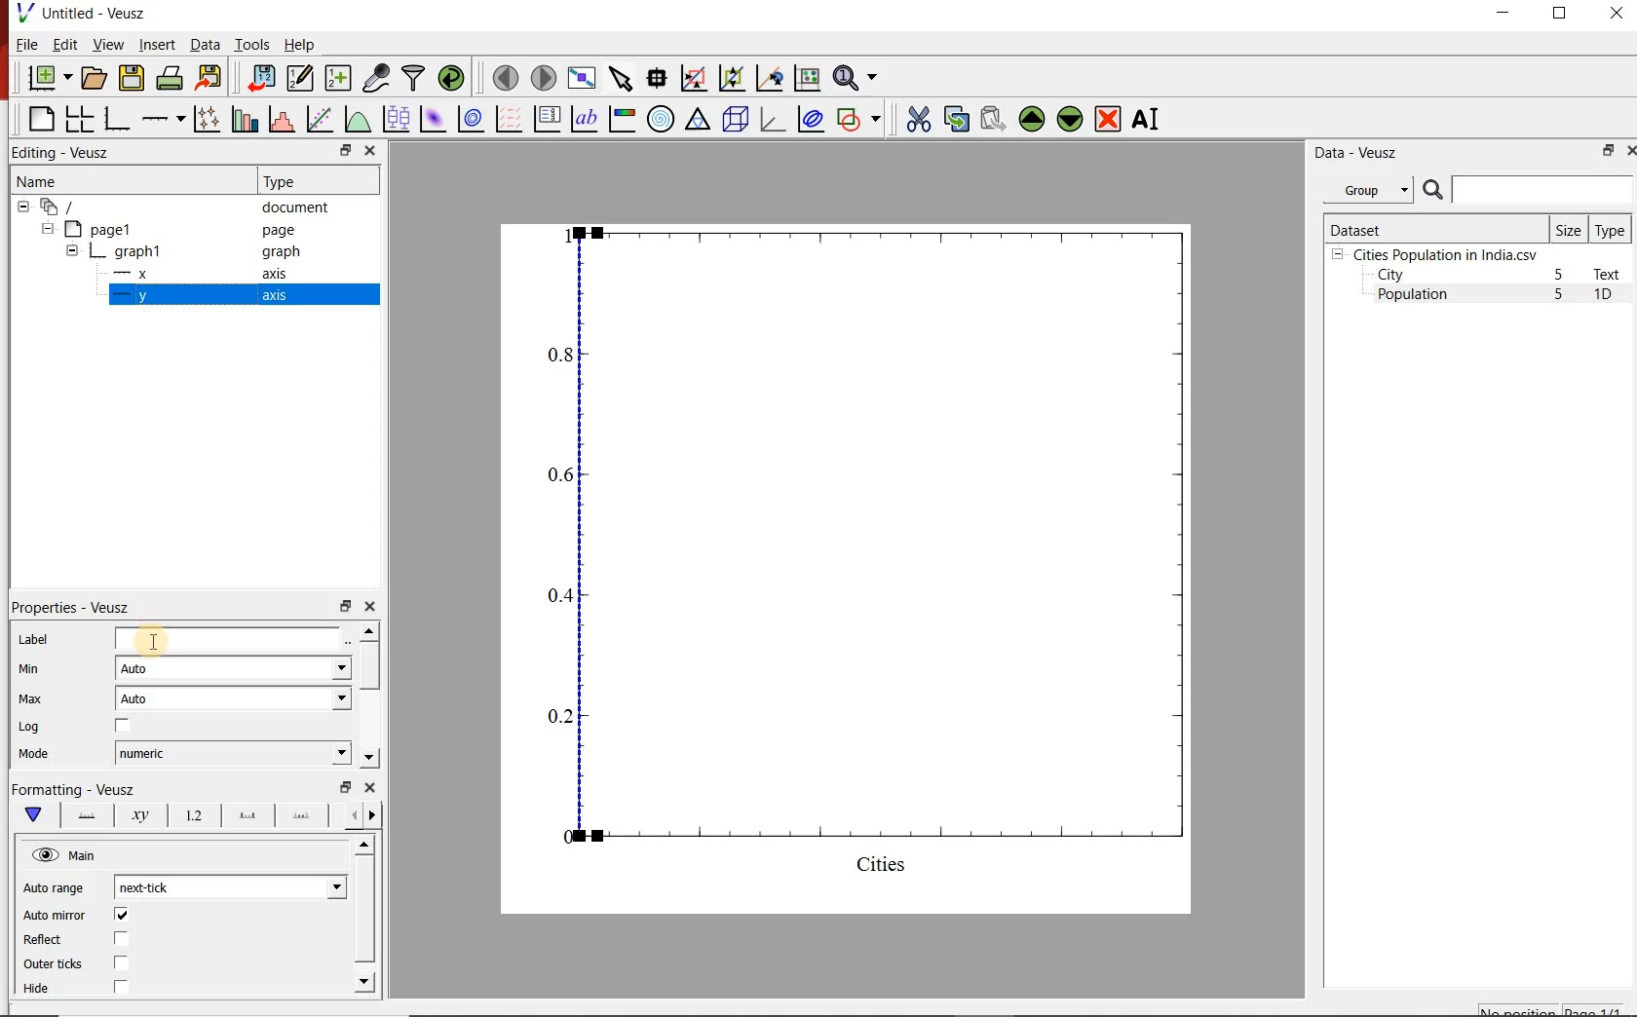  I want to click on close, so click(372, 150).